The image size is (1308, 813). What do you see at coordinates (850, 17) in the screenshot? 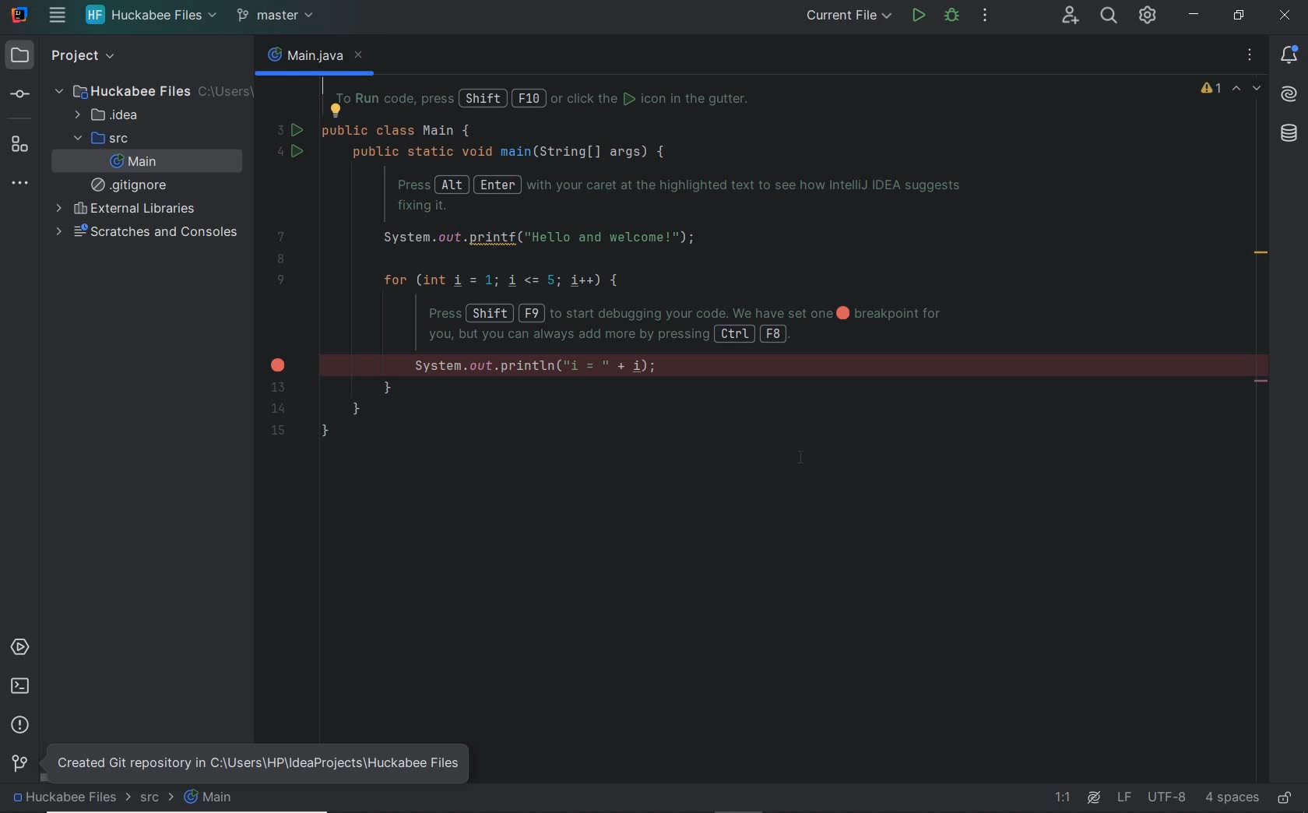
I see `run/debug configurations: current file` at bounding box center [850, 17].